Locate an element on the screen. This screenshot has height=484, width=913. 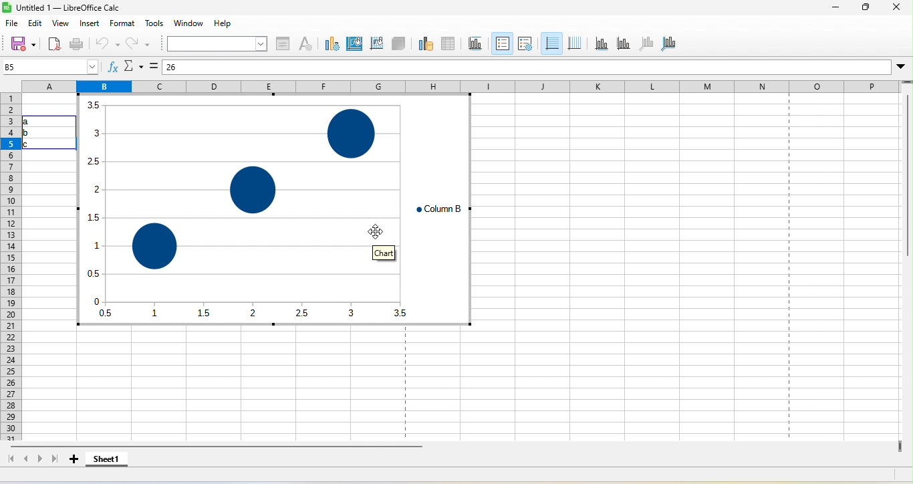
next sheet is located at coordinates (41, 462).